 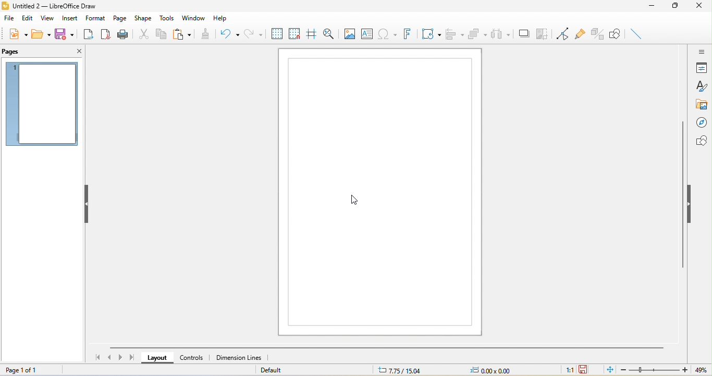 What do you see at coordinates (109, 357) in the screenshot?
I see `previous page` at bounding box center [109, 357].